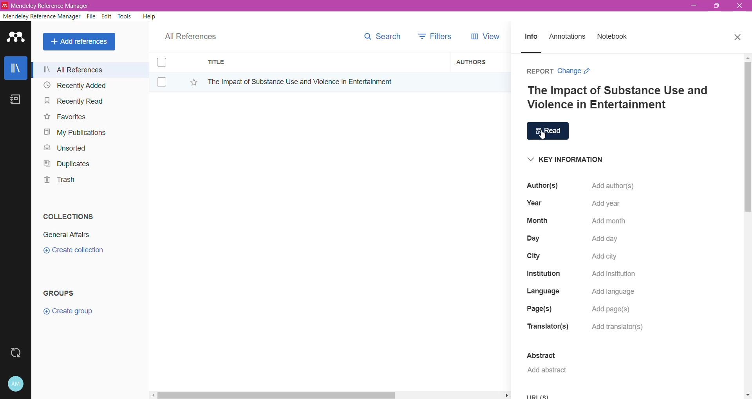 This screenshot has width=752, height=399. Describe the element at coordinates (544, 291) in the screenshot. I see `Language` at that location.